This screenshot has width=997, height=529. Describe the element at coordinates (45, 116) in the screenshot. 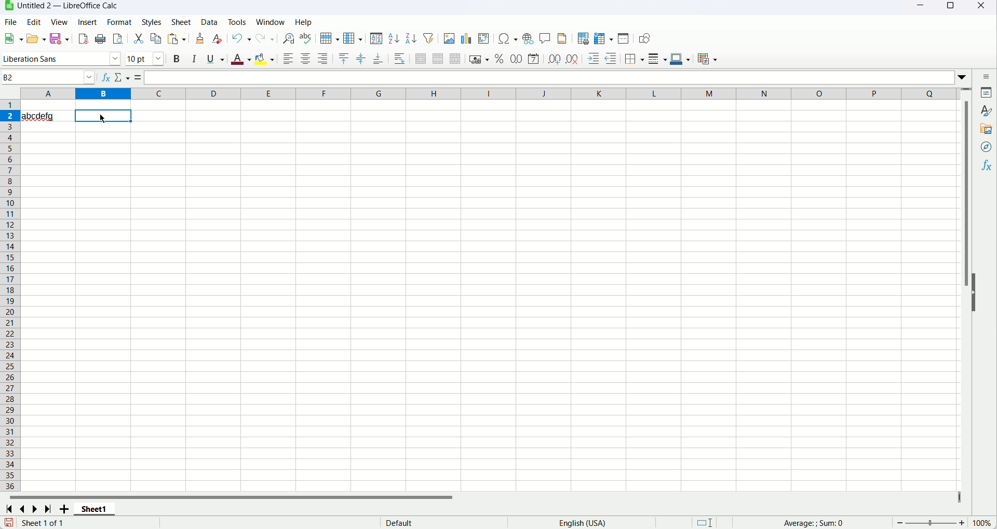

I see `abcdefg` at that location.